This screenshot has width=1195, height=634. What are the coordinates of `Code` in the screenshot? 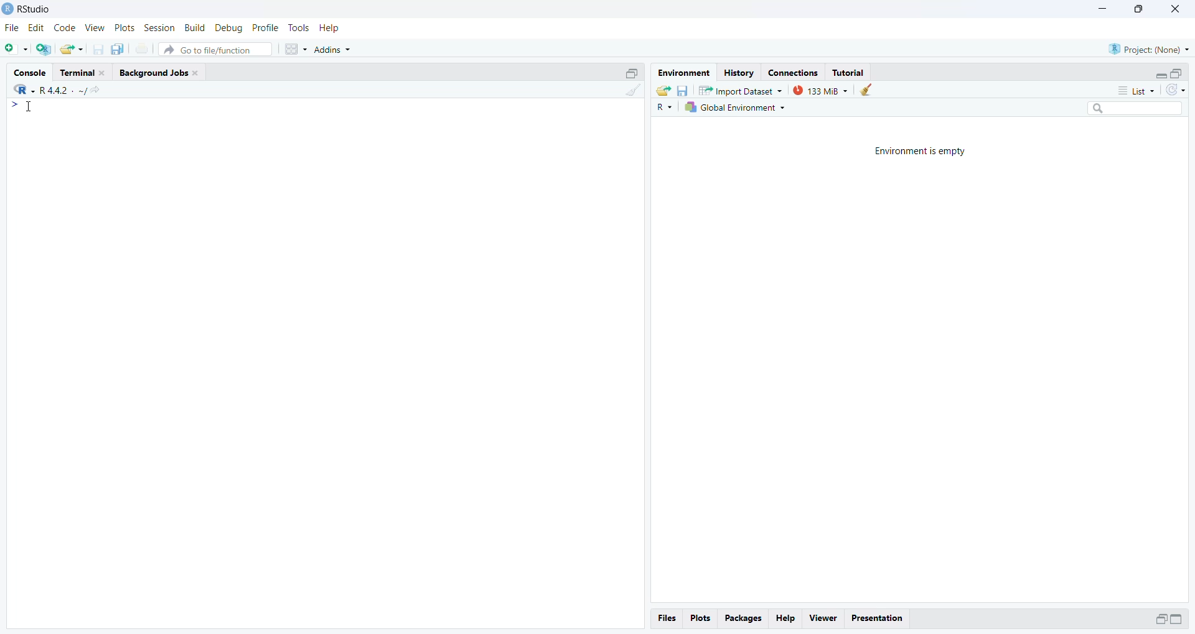 It's located at (66, 30).